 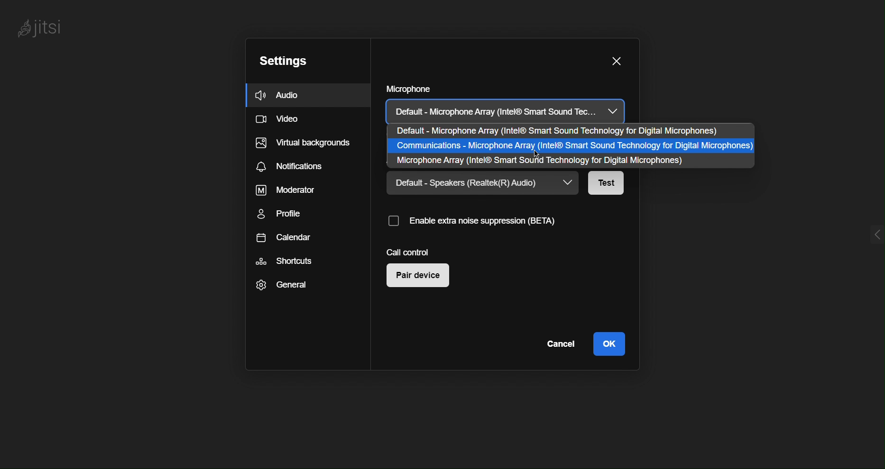 I want to click on General, so click(x=285, y=288).